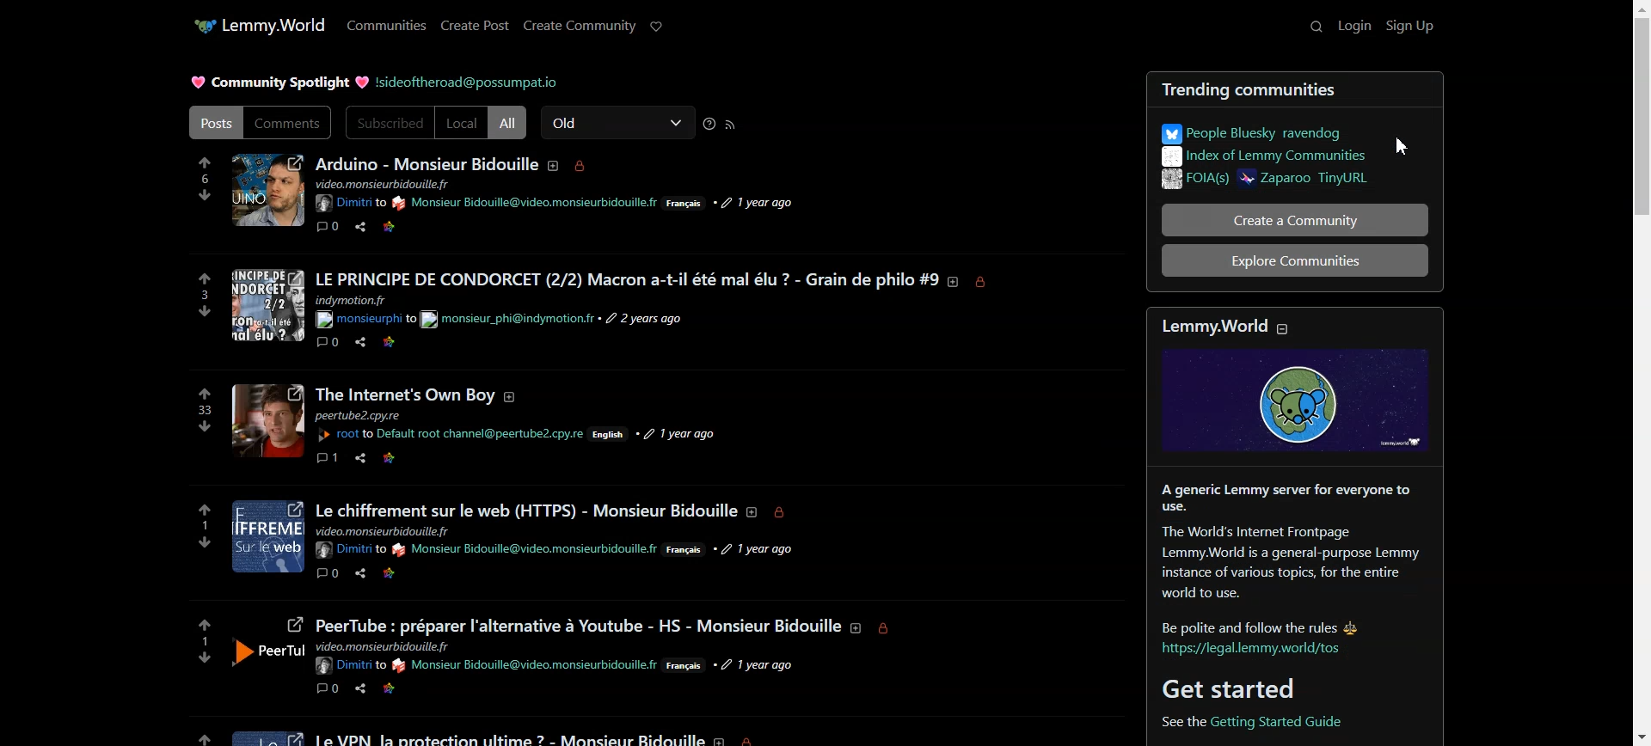 Image resolution: width=1651 pixels, height=746 pixels. Describe the element at coordinates (710, 124) in the screenshot. I see `Sorting help` at that location.